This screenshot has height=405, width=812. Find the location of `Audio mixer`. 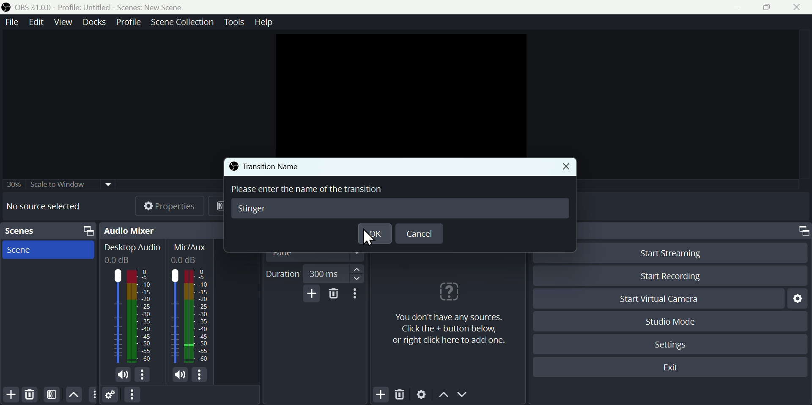

Audio mixer is located at coordinates (164, 230).